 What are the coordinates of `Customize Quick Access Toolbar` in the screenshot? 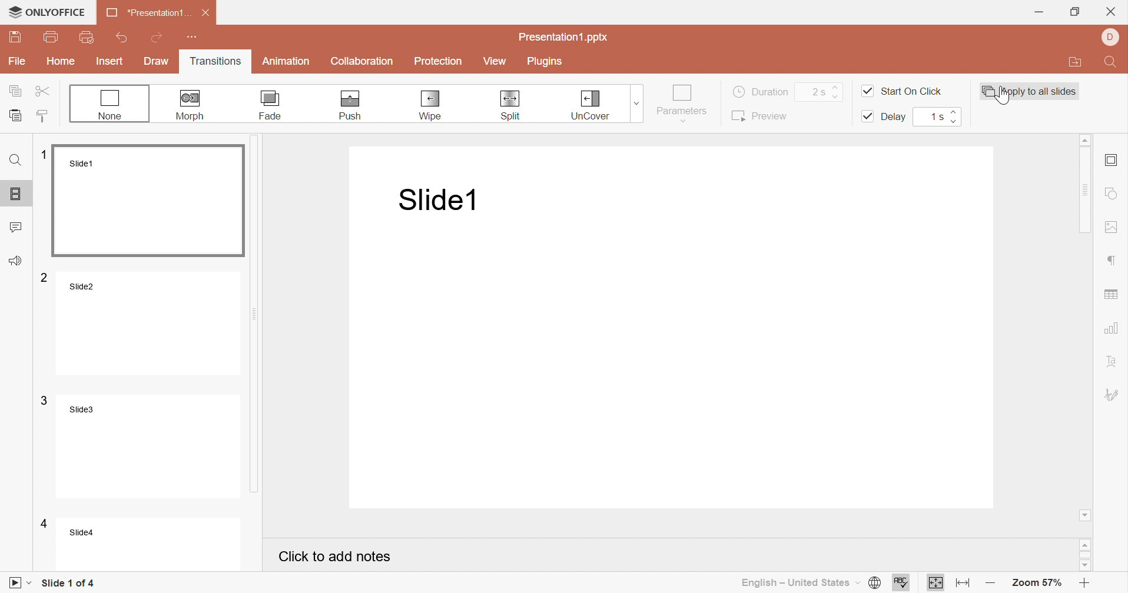 It's located at (193, 37).